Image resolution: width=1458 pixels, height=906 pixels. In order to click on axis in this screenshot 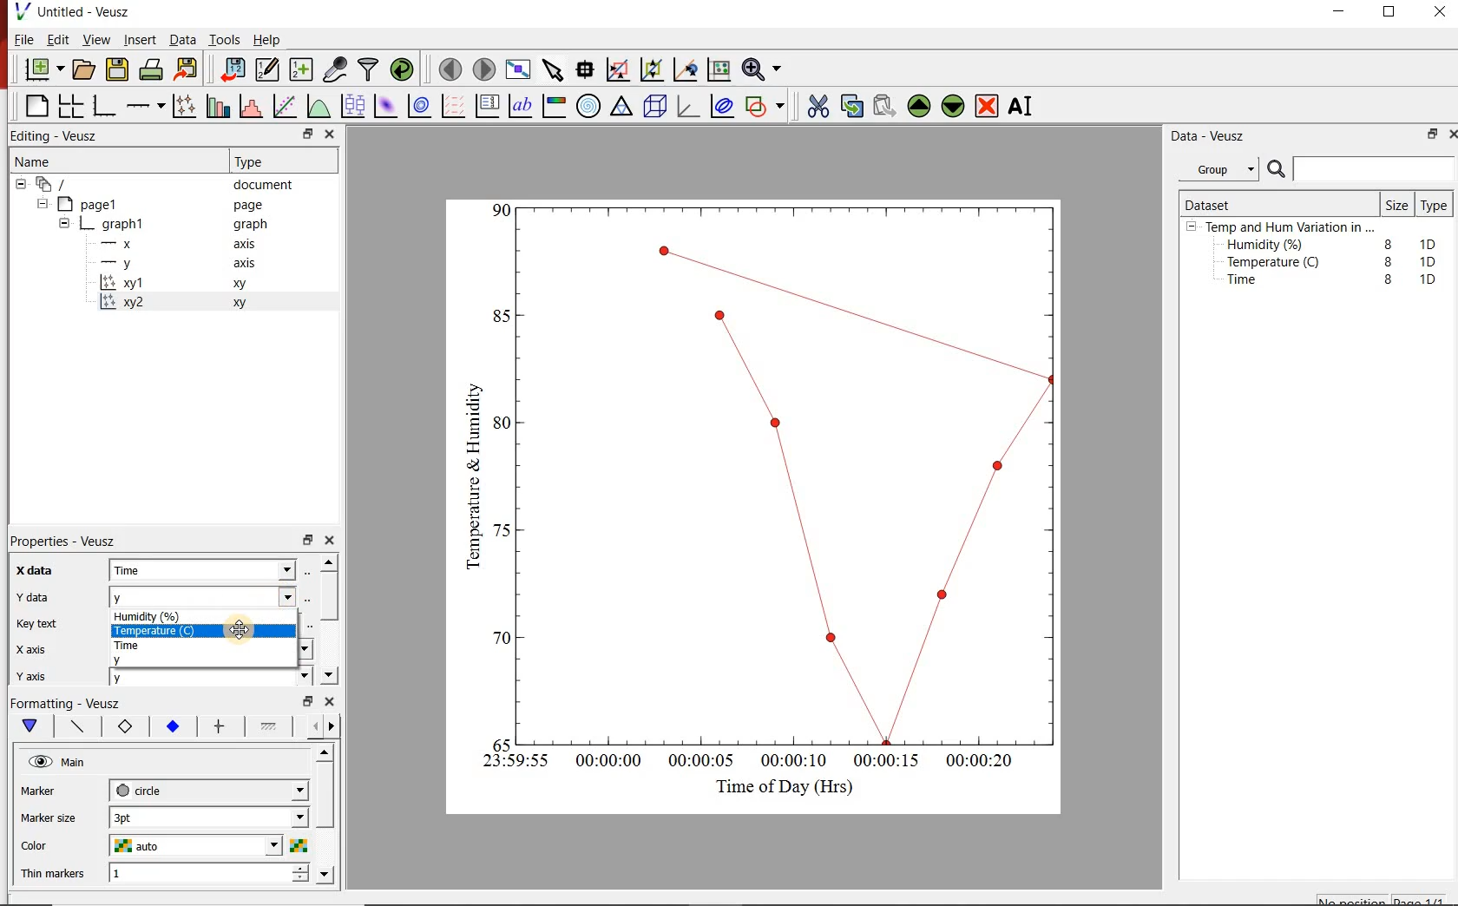, I will do `click(250, 246)`.